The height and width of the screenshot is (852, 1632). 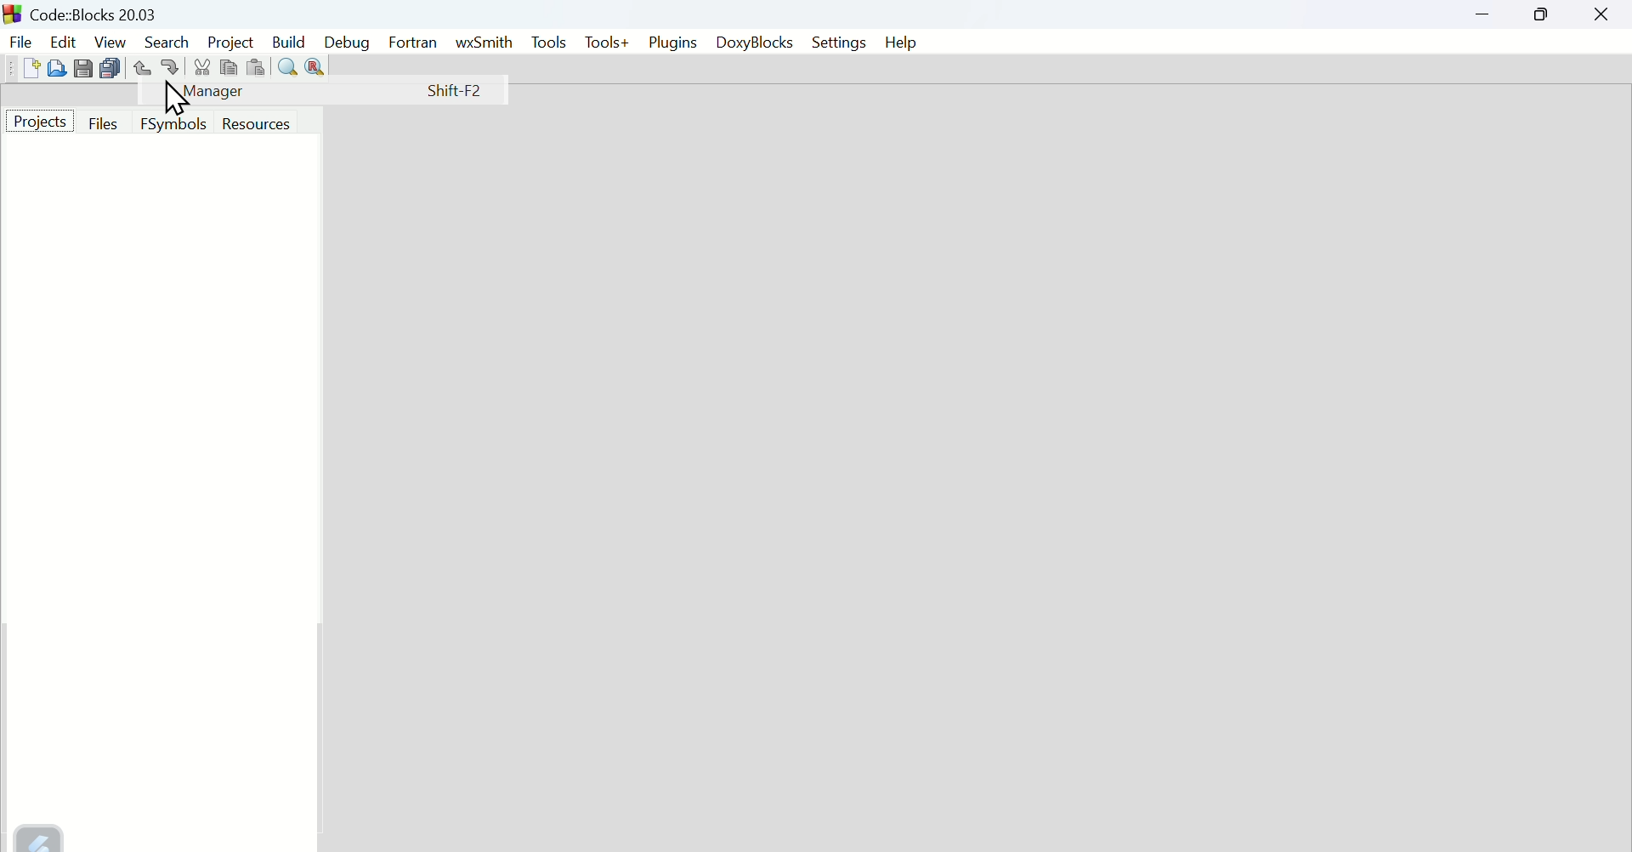 What do you see at coordinates (839, 42) in the screenshot?
I see `Settings` at bounding box center [839, 42].